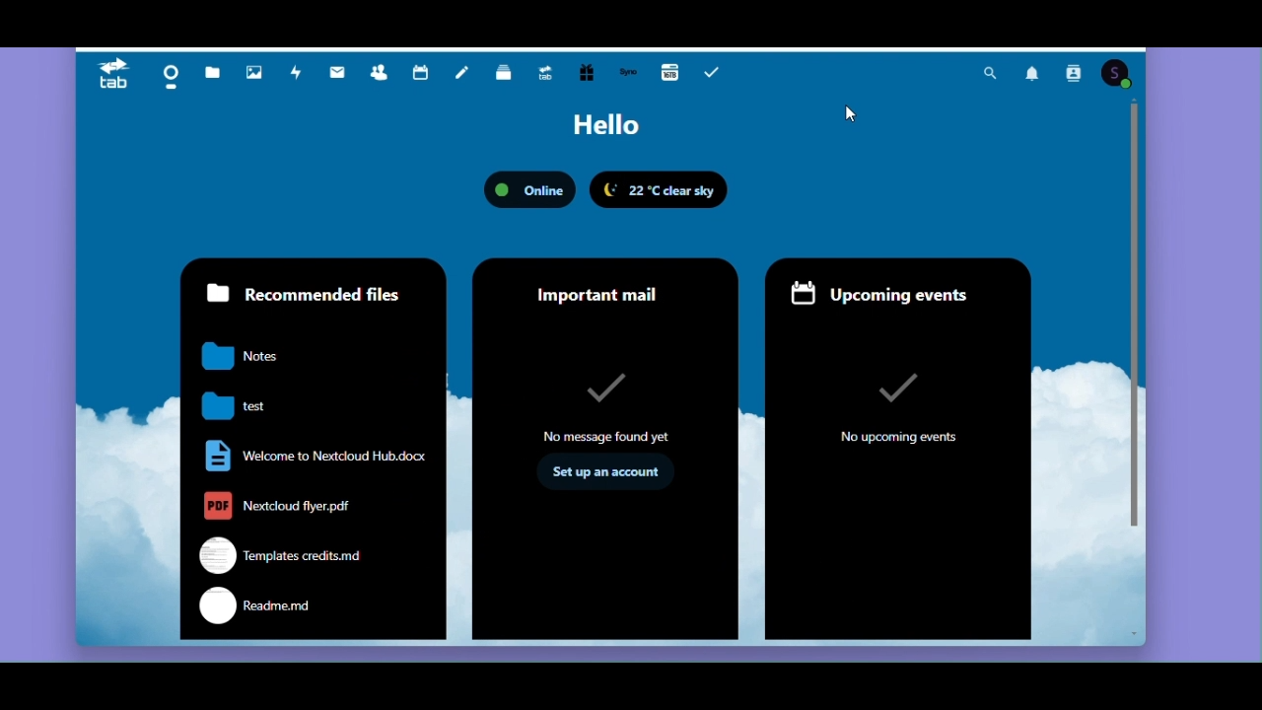 The image size is (1262, 710). Describe the element at coordinates (629, 72) in the screenshot. I see `Synology` at that location.